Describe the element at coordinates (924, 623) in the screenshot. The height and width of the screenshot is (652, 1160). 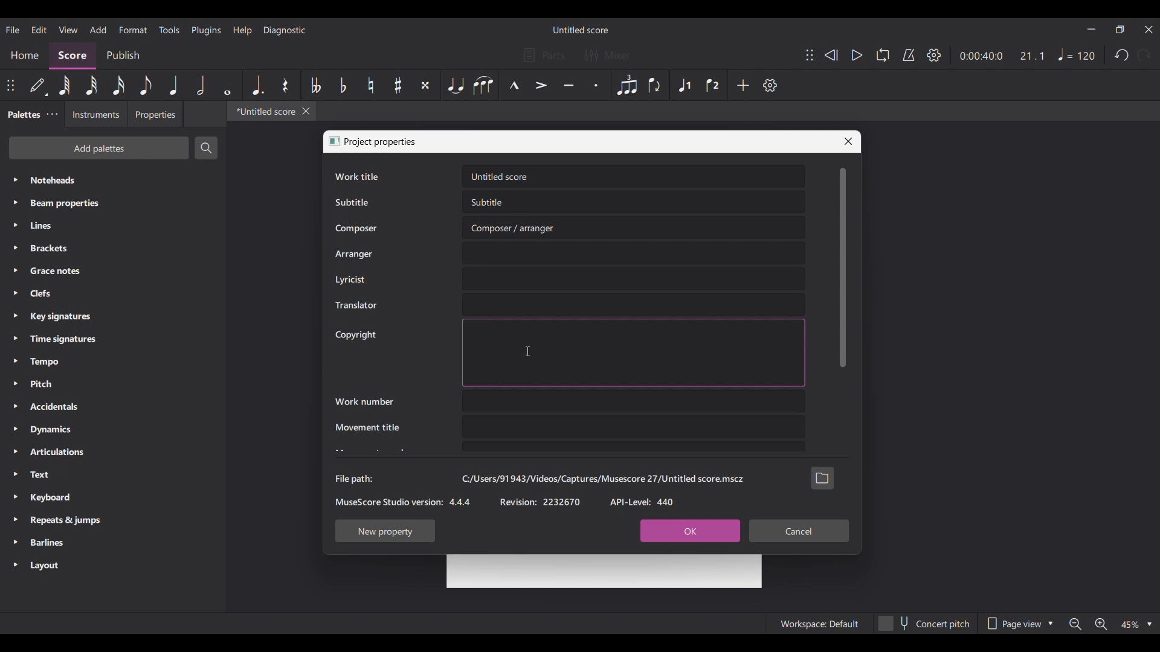
I see `Concert pitch toggle` at that location.